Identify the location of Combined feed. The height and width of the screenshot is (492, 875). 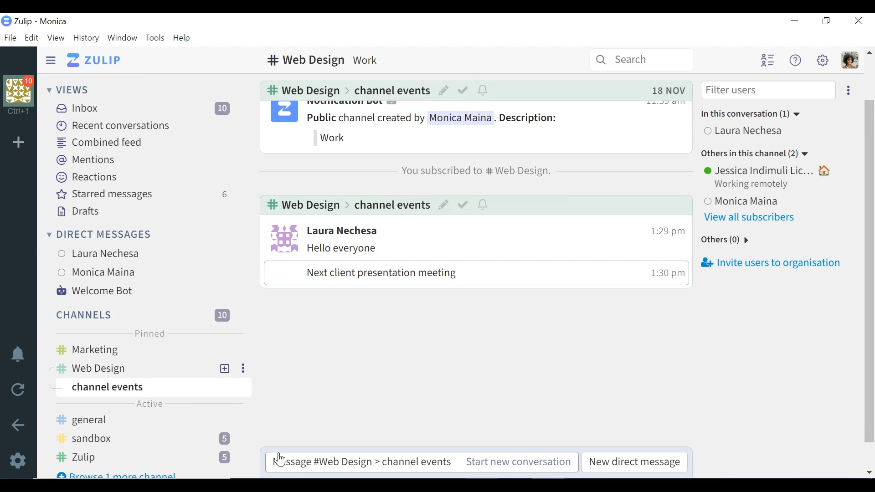
(100, 143).